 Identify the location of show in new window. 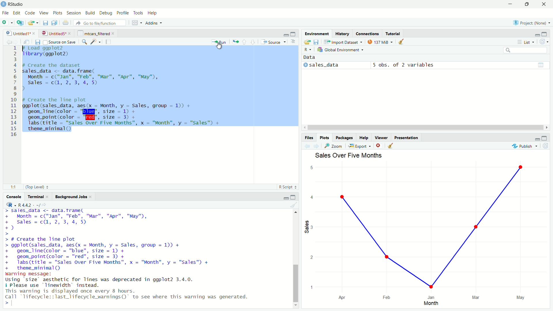
(29, 42).